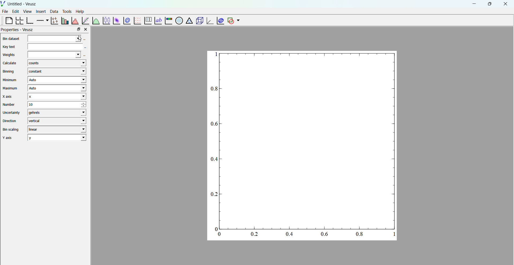  I want to click on Binning, so click(9, 71).